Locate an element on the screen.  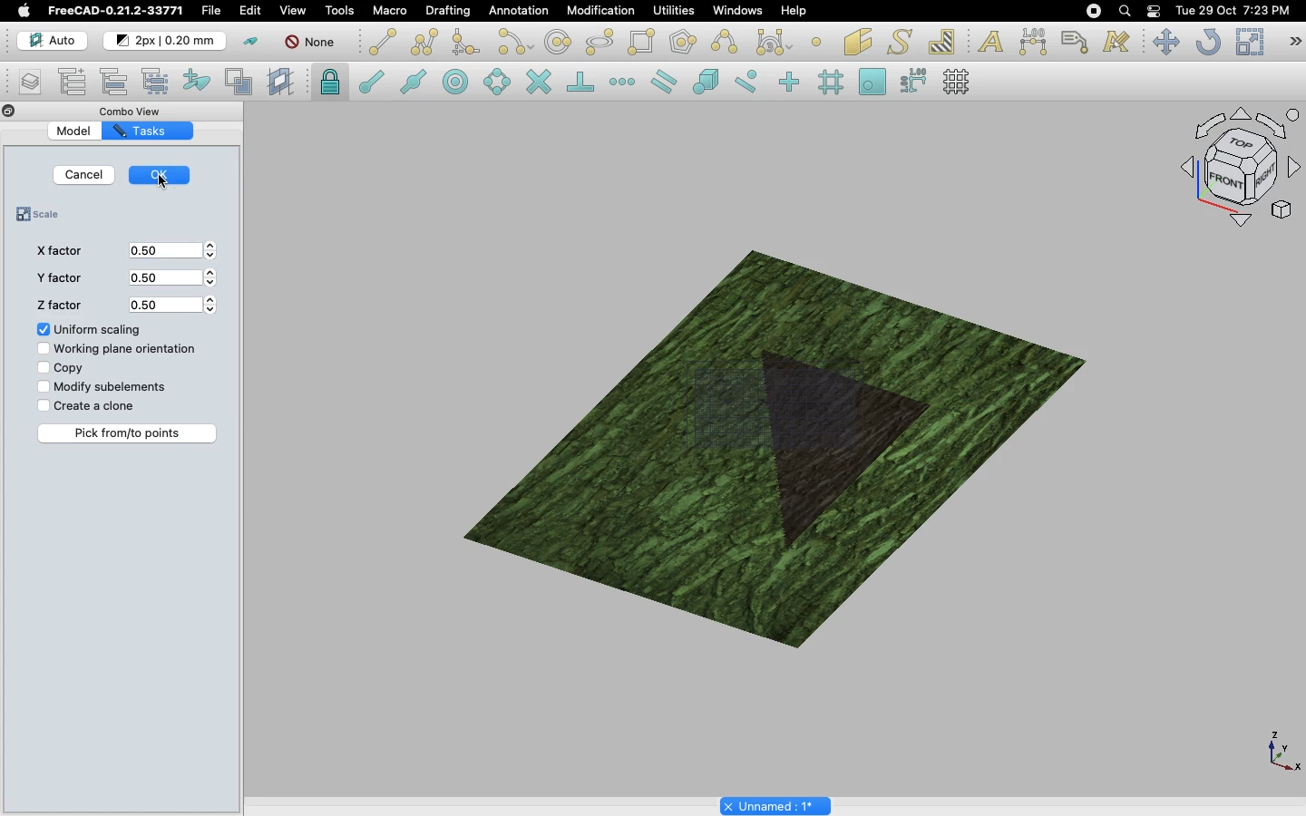
Snap perpendicular is located at coordinates (578, 81).